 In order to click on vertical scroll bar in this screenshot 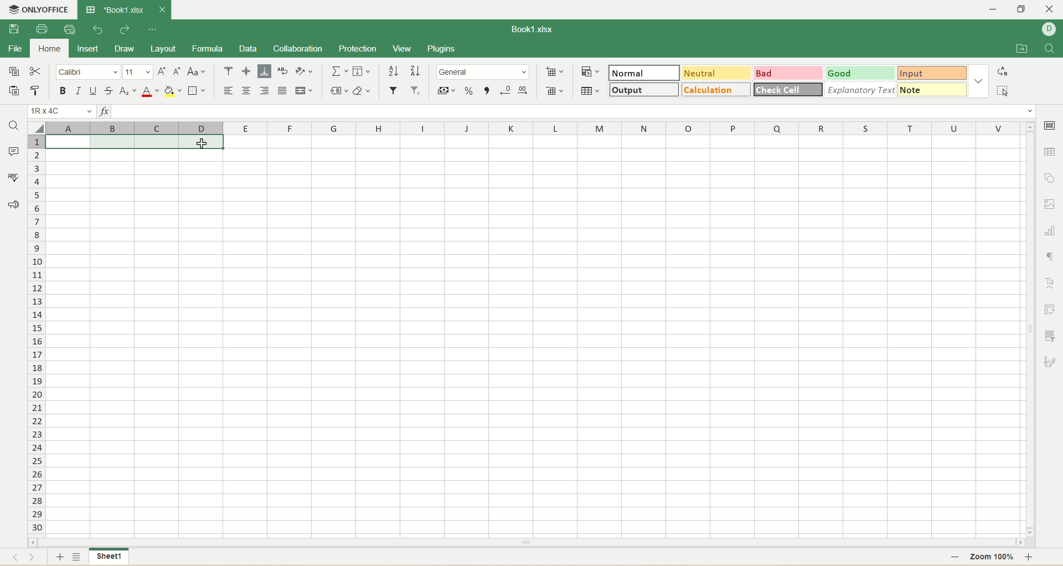, I will do `click(1029, 328)`.